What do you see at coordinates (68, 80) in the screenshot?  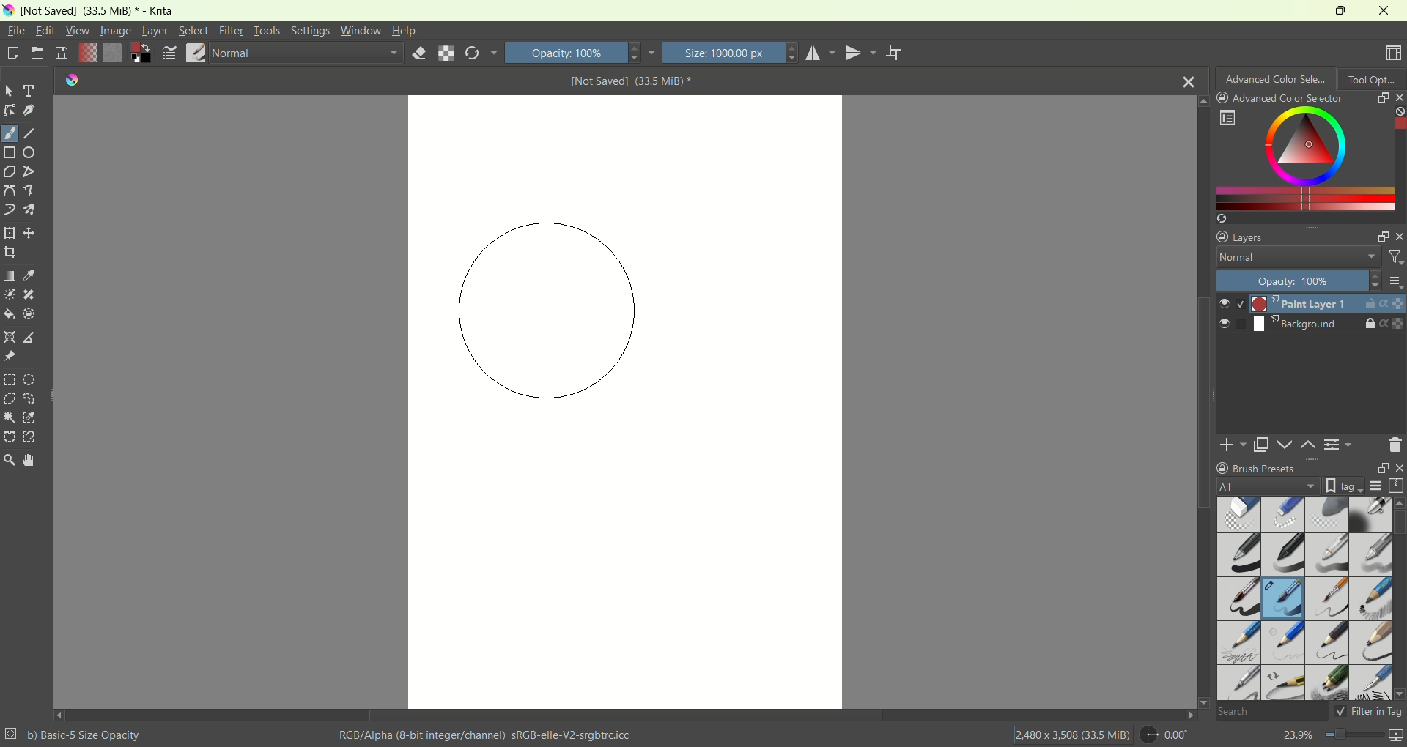 I see `logo` at bounding box center [68, 80].